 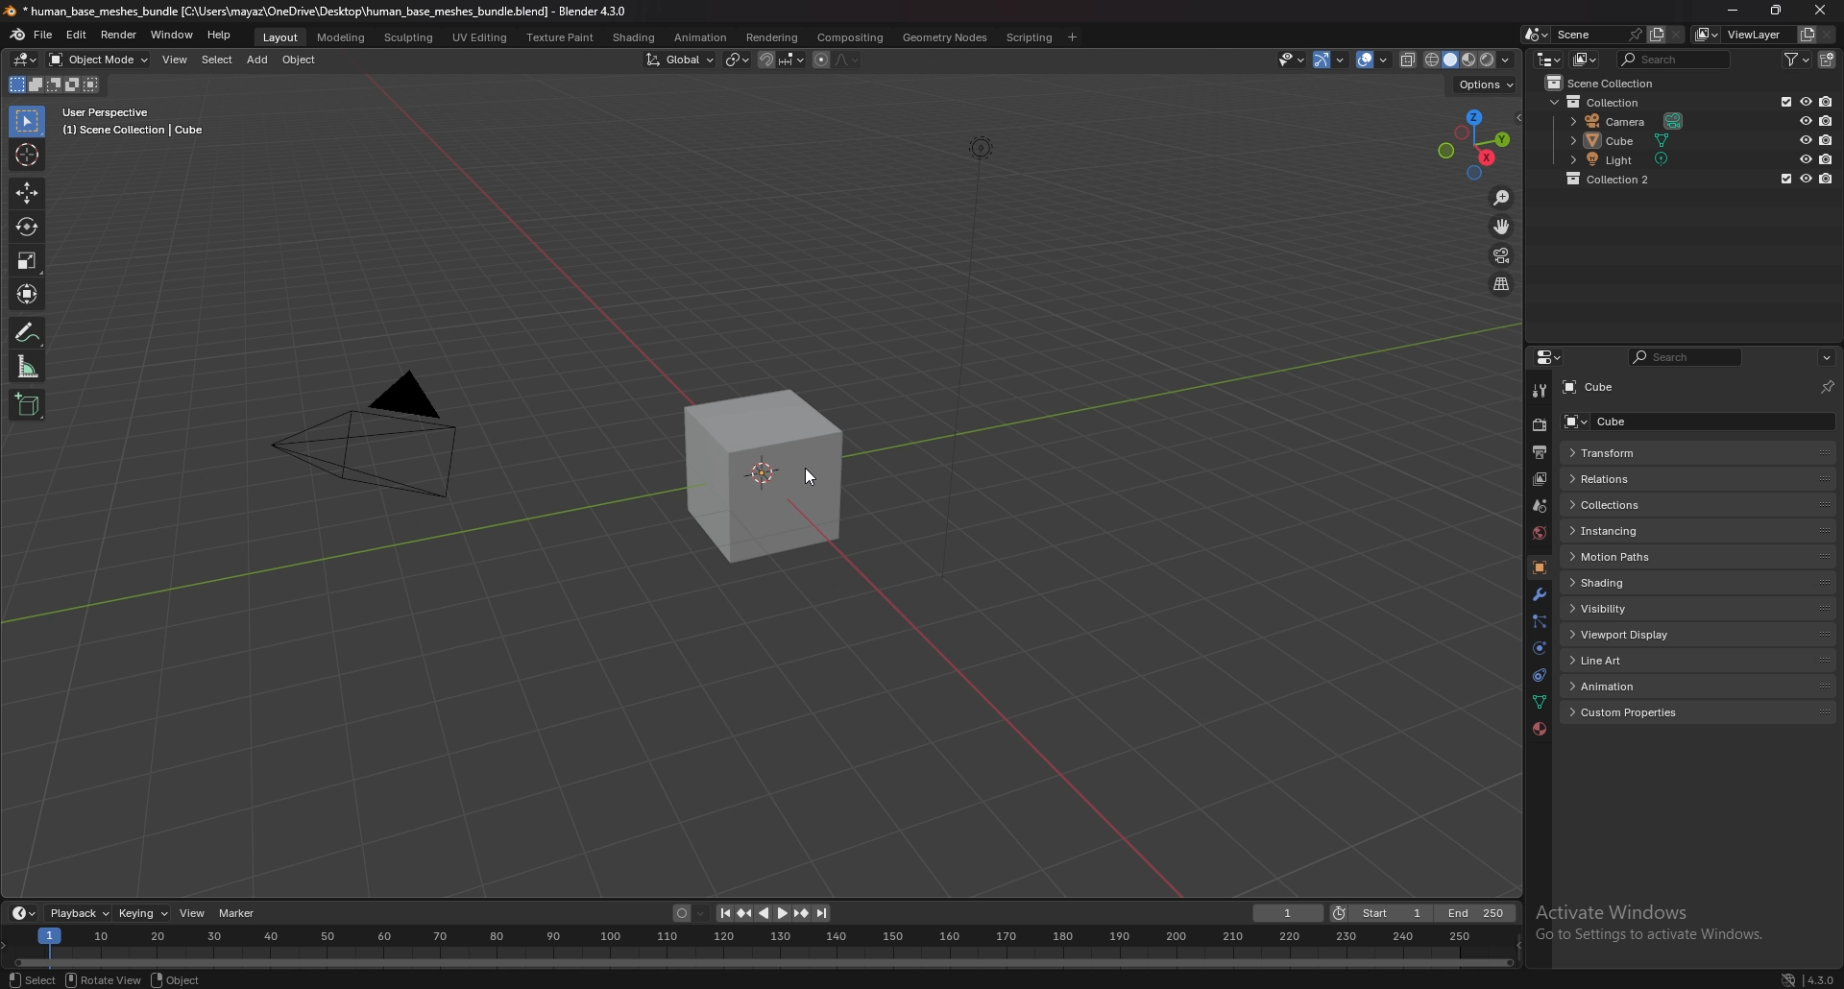 What do you see at coordinates (1409, 60) in the screenshot?
I see `toggle xray` at bounding box center [1409, 60].